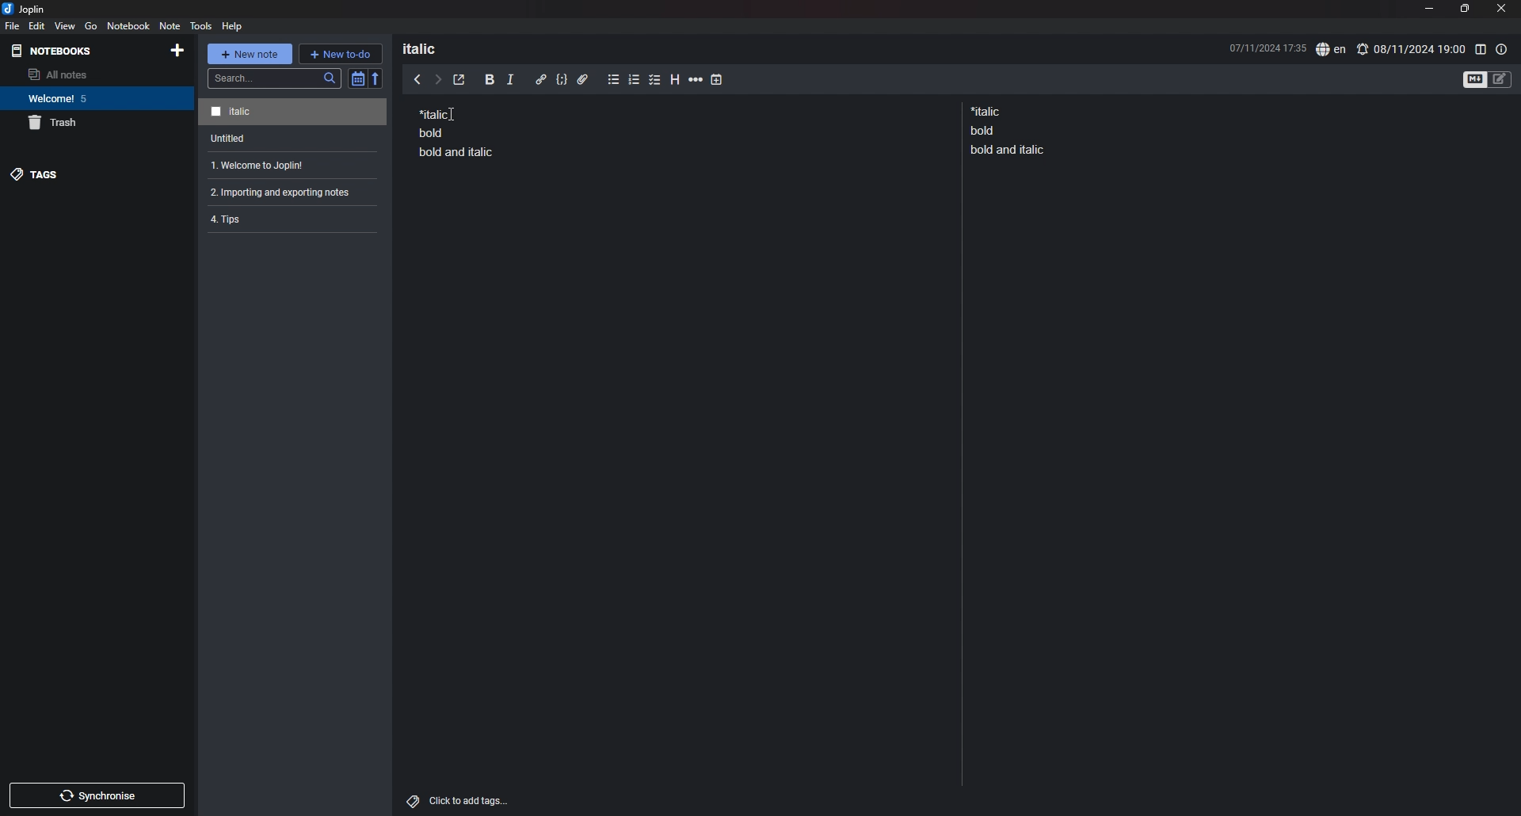 The width and height of the screenshot is (1521, 816). Describe the element at coordinates (1503, 8) in the screenshot. I see `close` at that location.